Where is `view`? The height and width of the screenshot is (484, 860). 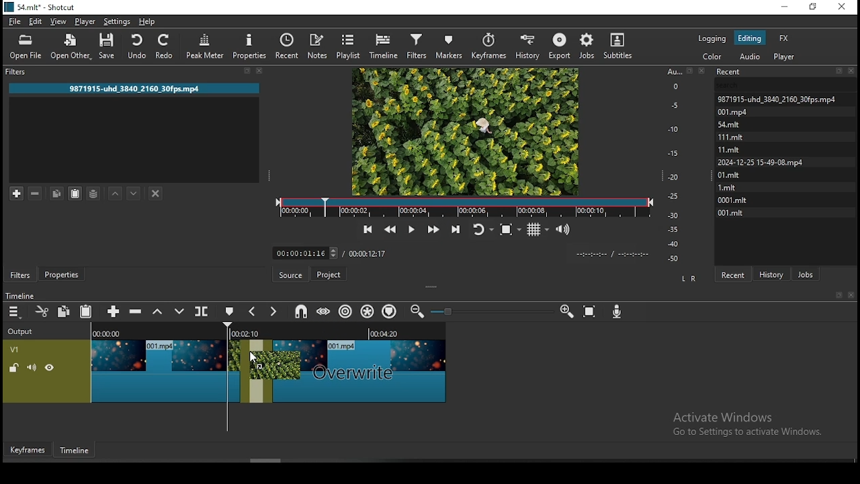 view is located at coordinates (58, 22).